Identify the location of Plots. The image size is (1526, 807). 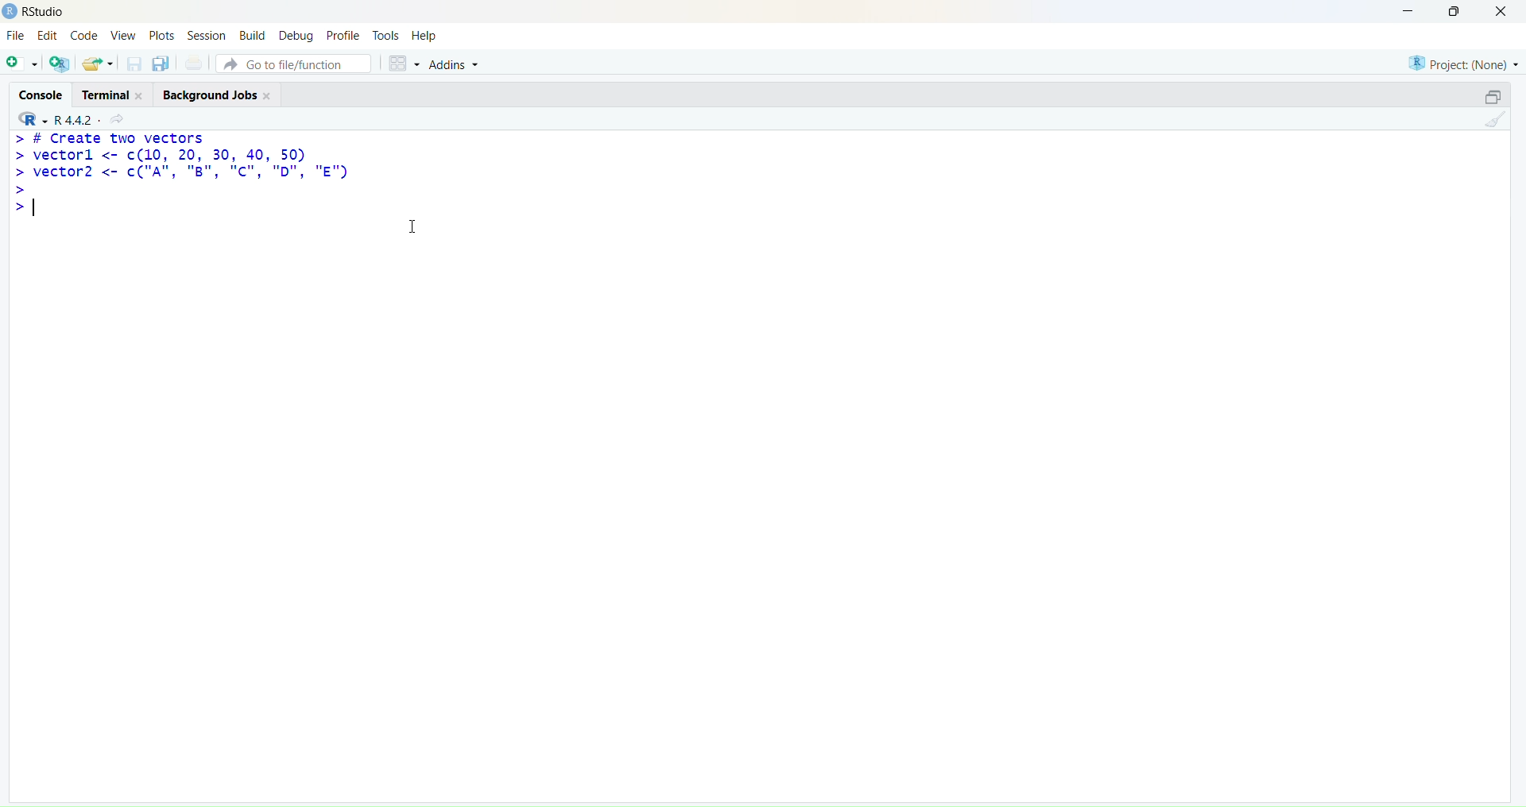
(161, 35).